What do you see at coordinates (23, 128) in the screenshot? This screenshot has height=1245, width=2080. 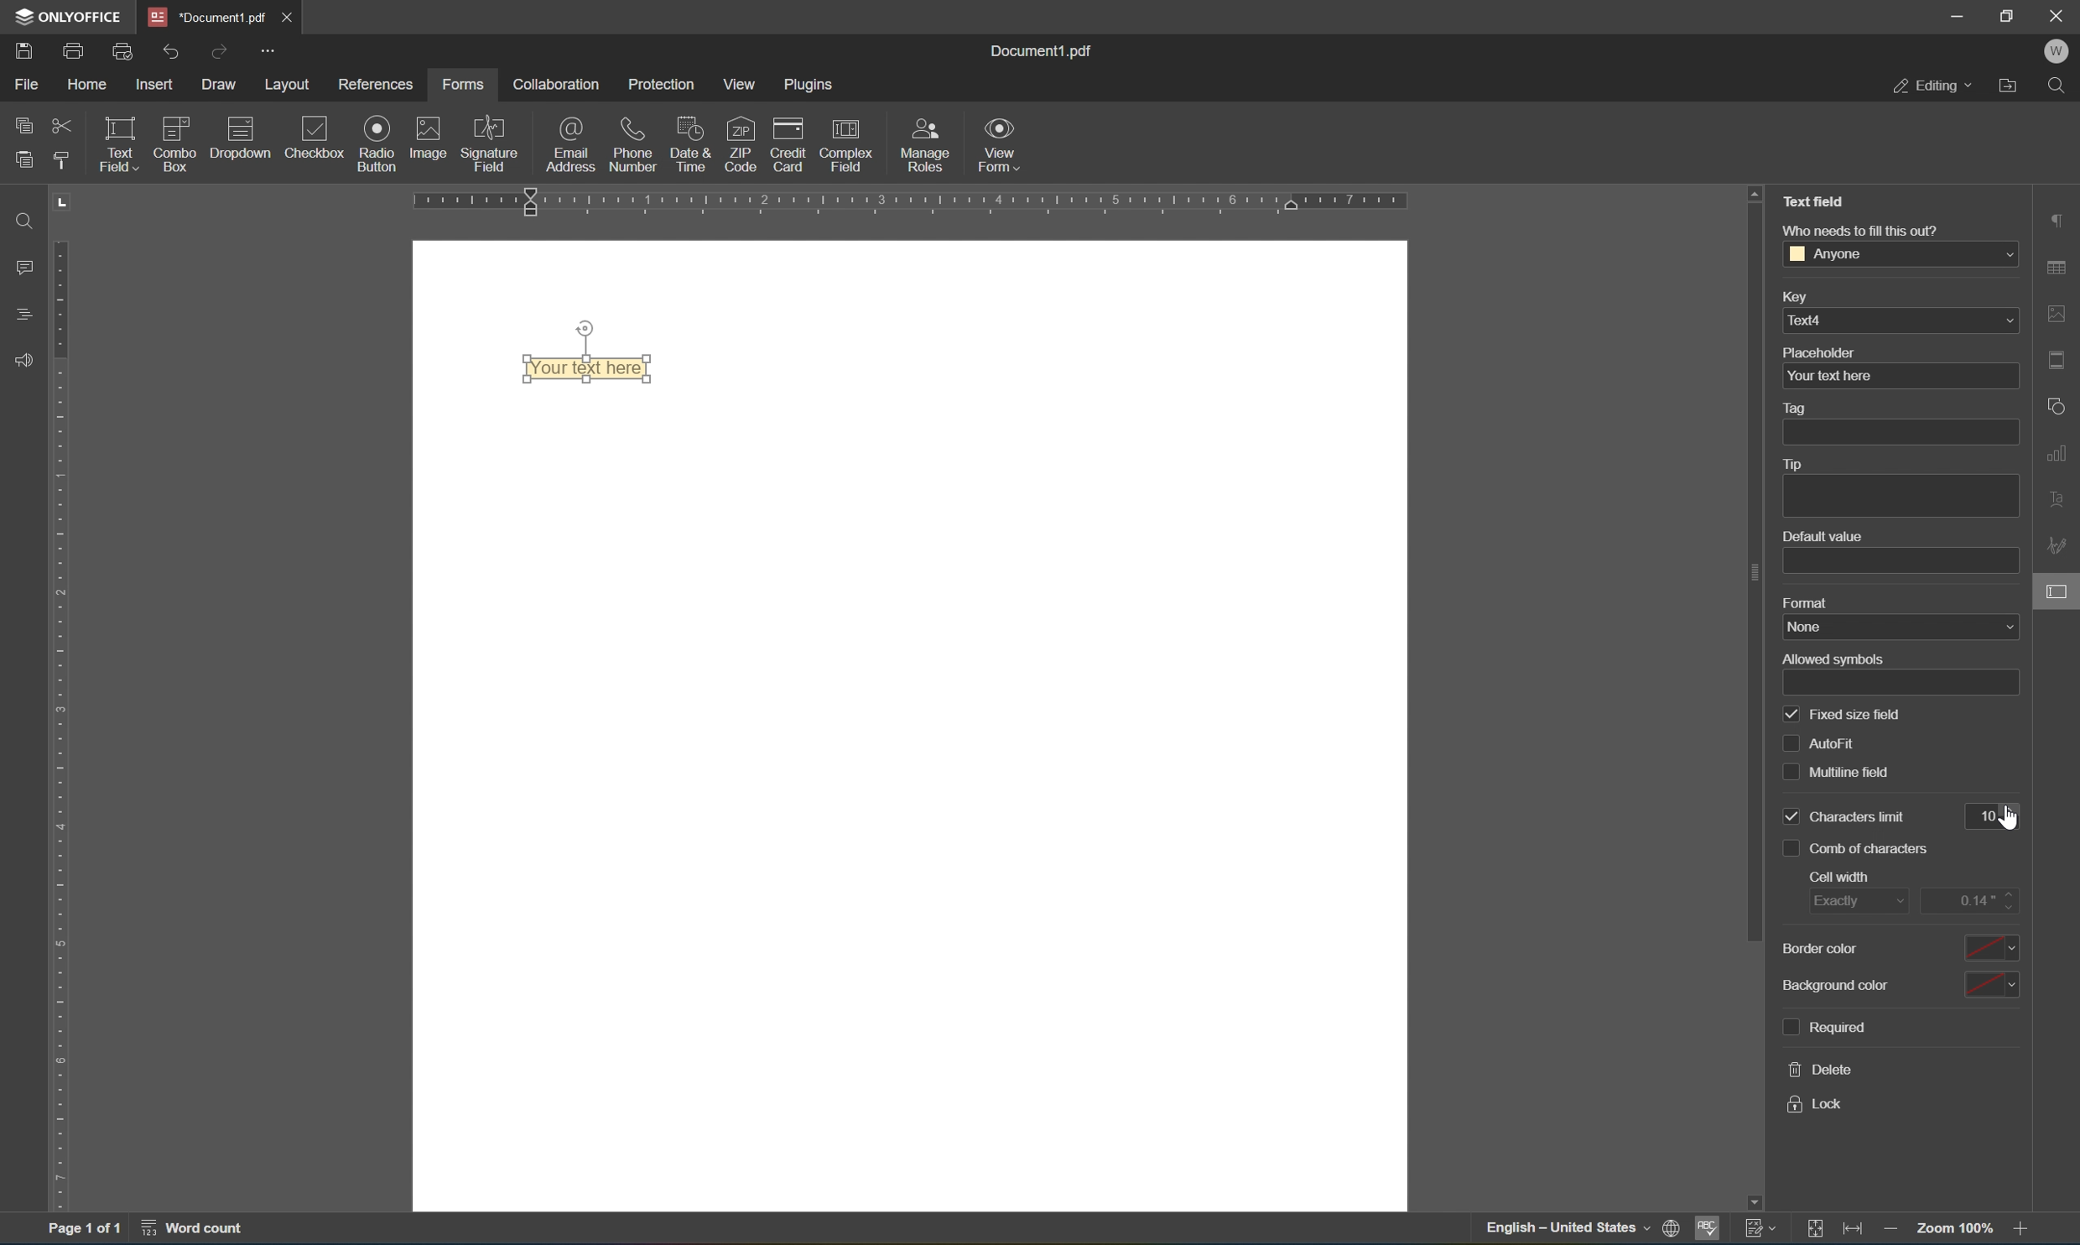 I see `copy` at bounding box center [23, 128].